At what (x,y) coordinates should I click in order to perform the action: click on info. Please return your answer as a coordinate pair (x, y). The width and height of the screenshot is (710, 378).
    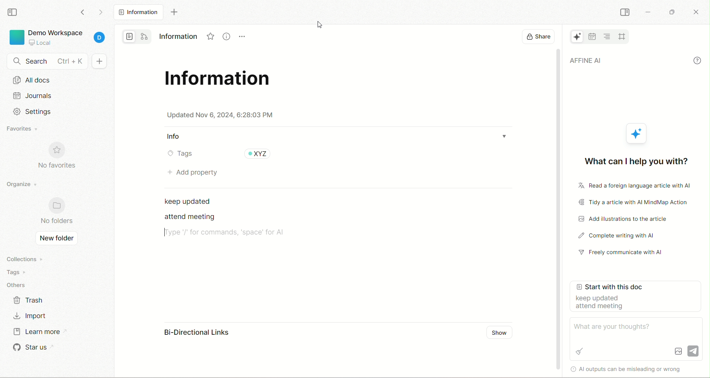
    Looking at the image, I should click on (697, 60).